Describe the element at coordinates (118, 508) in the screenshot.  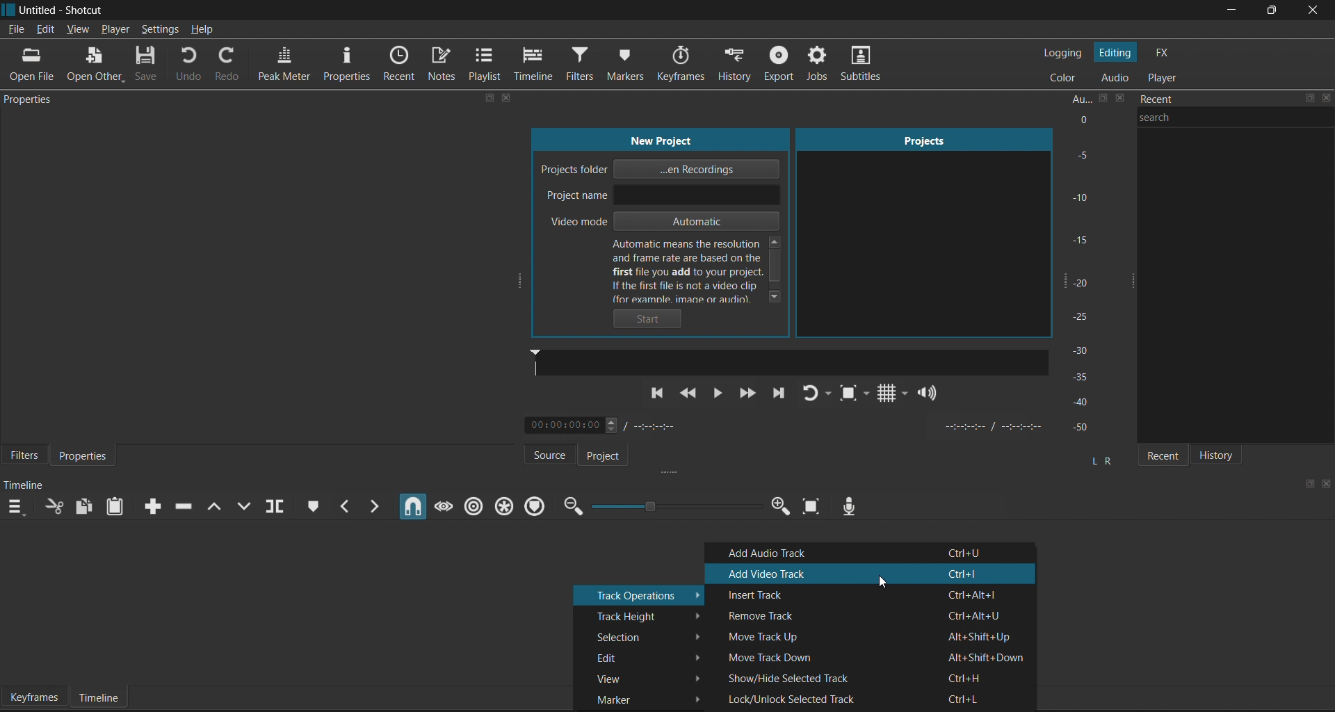
I see `Paste` at that location.